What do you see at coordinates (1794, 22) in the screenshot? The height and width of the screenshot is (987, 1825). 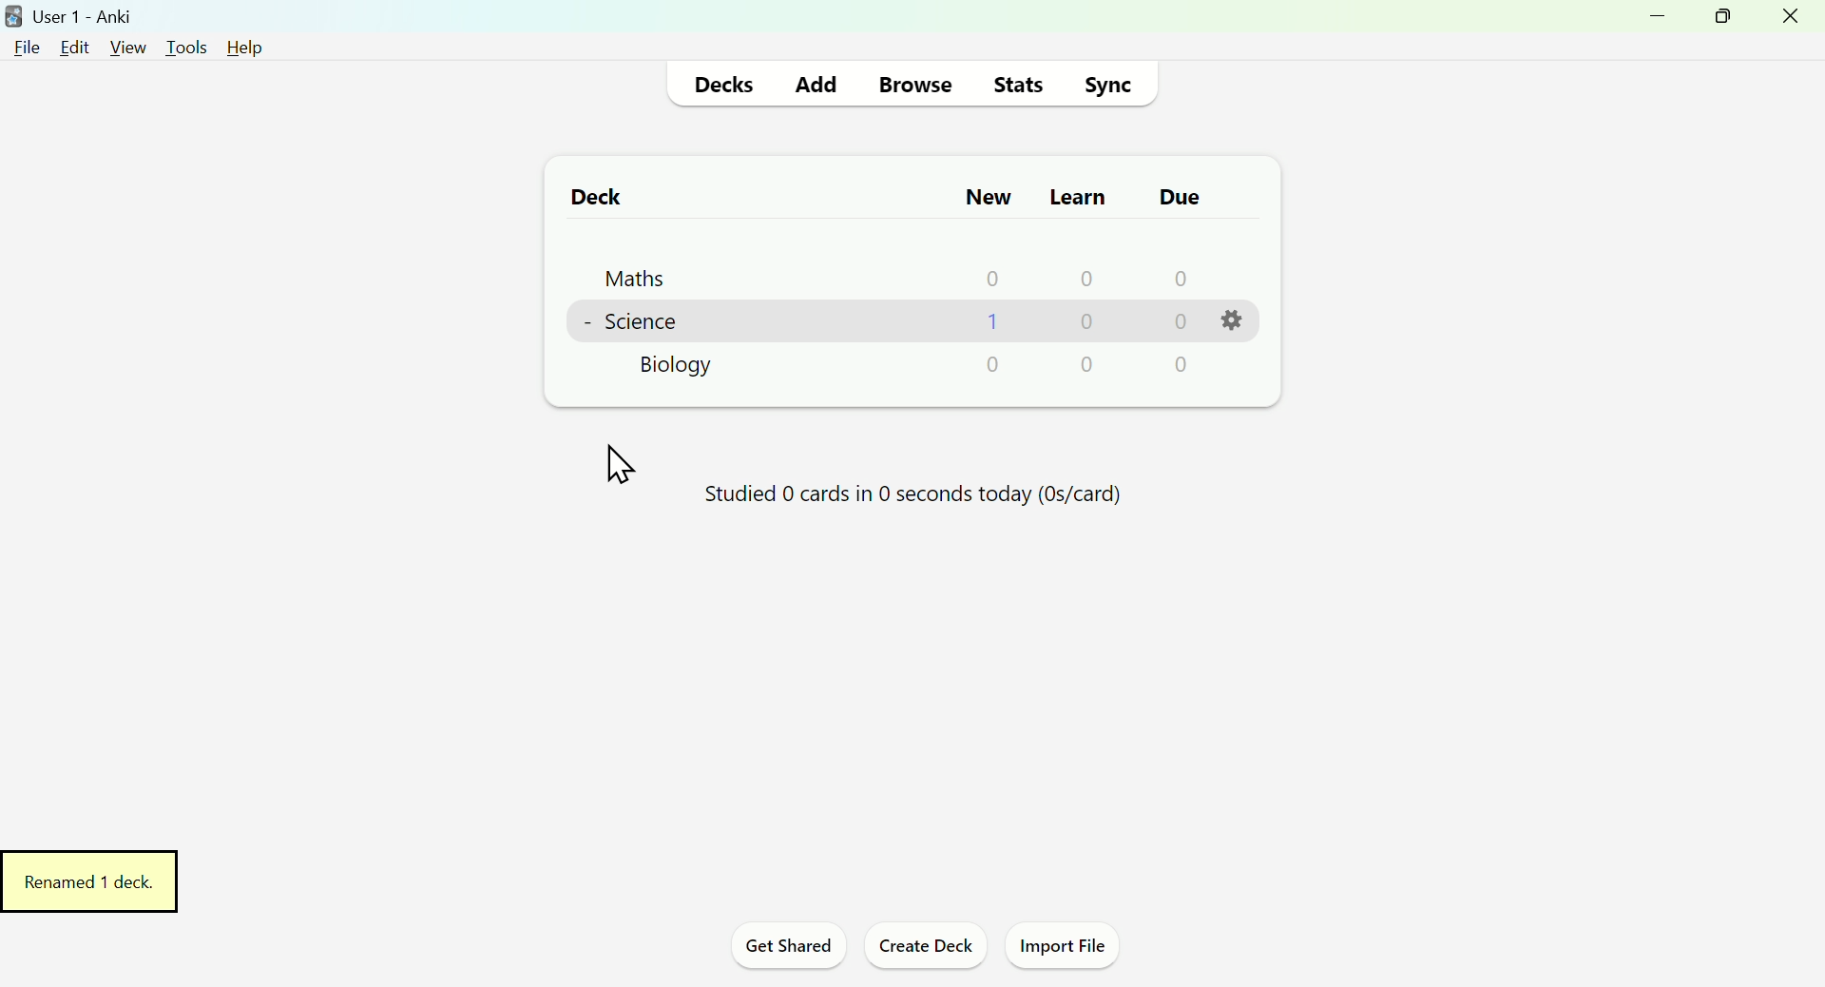 I see `Close` at bounding box center [1794, 22].